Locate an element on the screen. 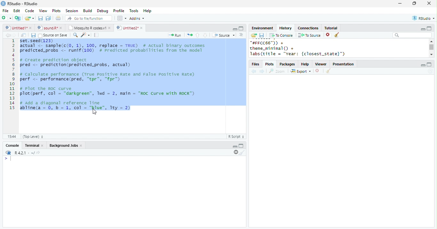 This screenshot has width=437, height=229. To source is located at coordinates (309, 35).